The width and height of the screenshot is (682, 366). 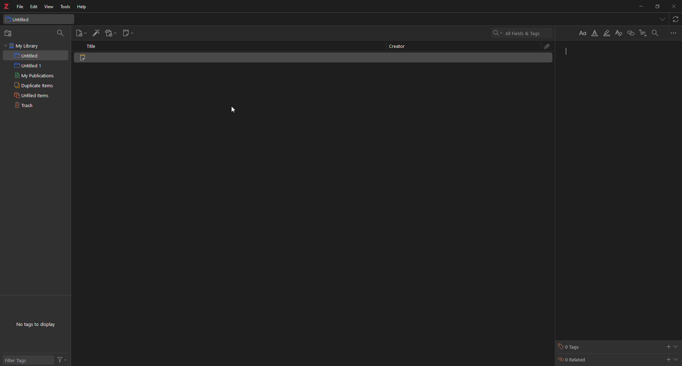 I want to click on tabs, so click(x=663, y=19).